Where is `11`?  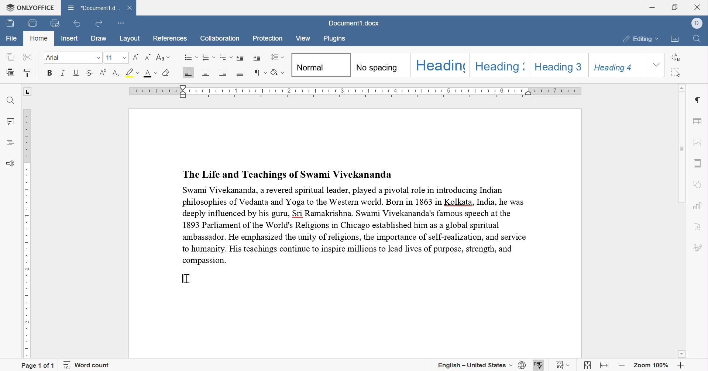 11 is located at coordinates (111, 58).